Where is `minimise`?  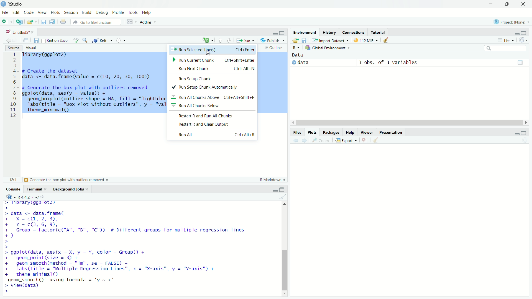 minimise is located at coordinates (276, 189).